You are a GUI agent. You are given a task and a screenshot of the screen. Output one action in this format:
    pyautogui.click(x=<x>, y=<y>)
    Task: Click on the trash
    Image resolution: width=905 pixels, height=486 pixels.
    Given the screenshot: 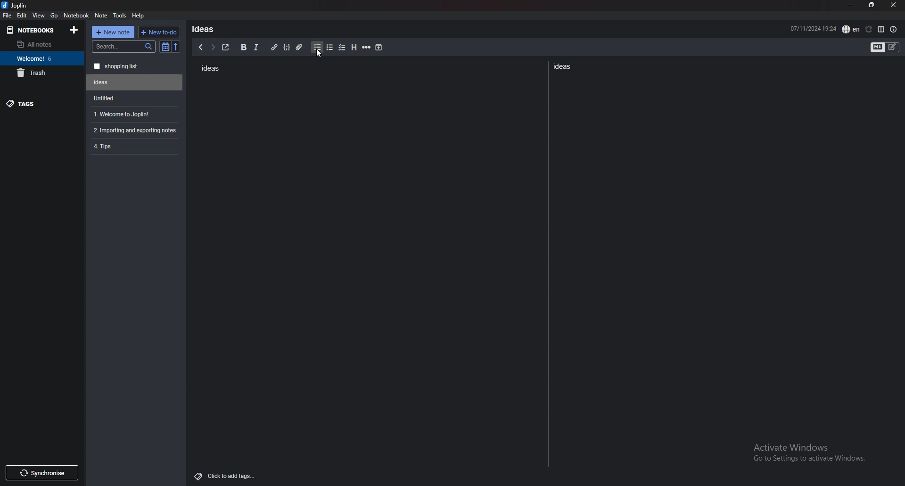 What is the action you would take?
    pyautogui.click(x=42, y=73)
    